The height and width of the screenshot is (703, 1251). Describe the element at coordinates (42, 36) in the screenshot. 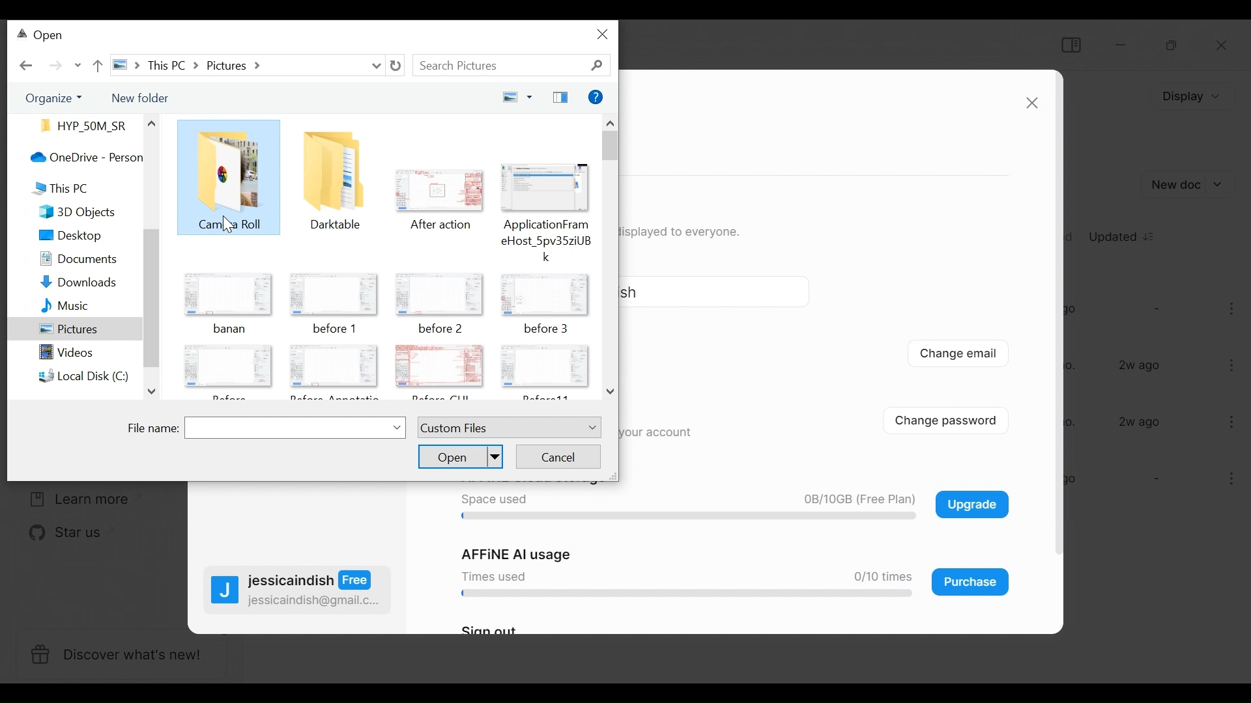

I see `Open` at that location.